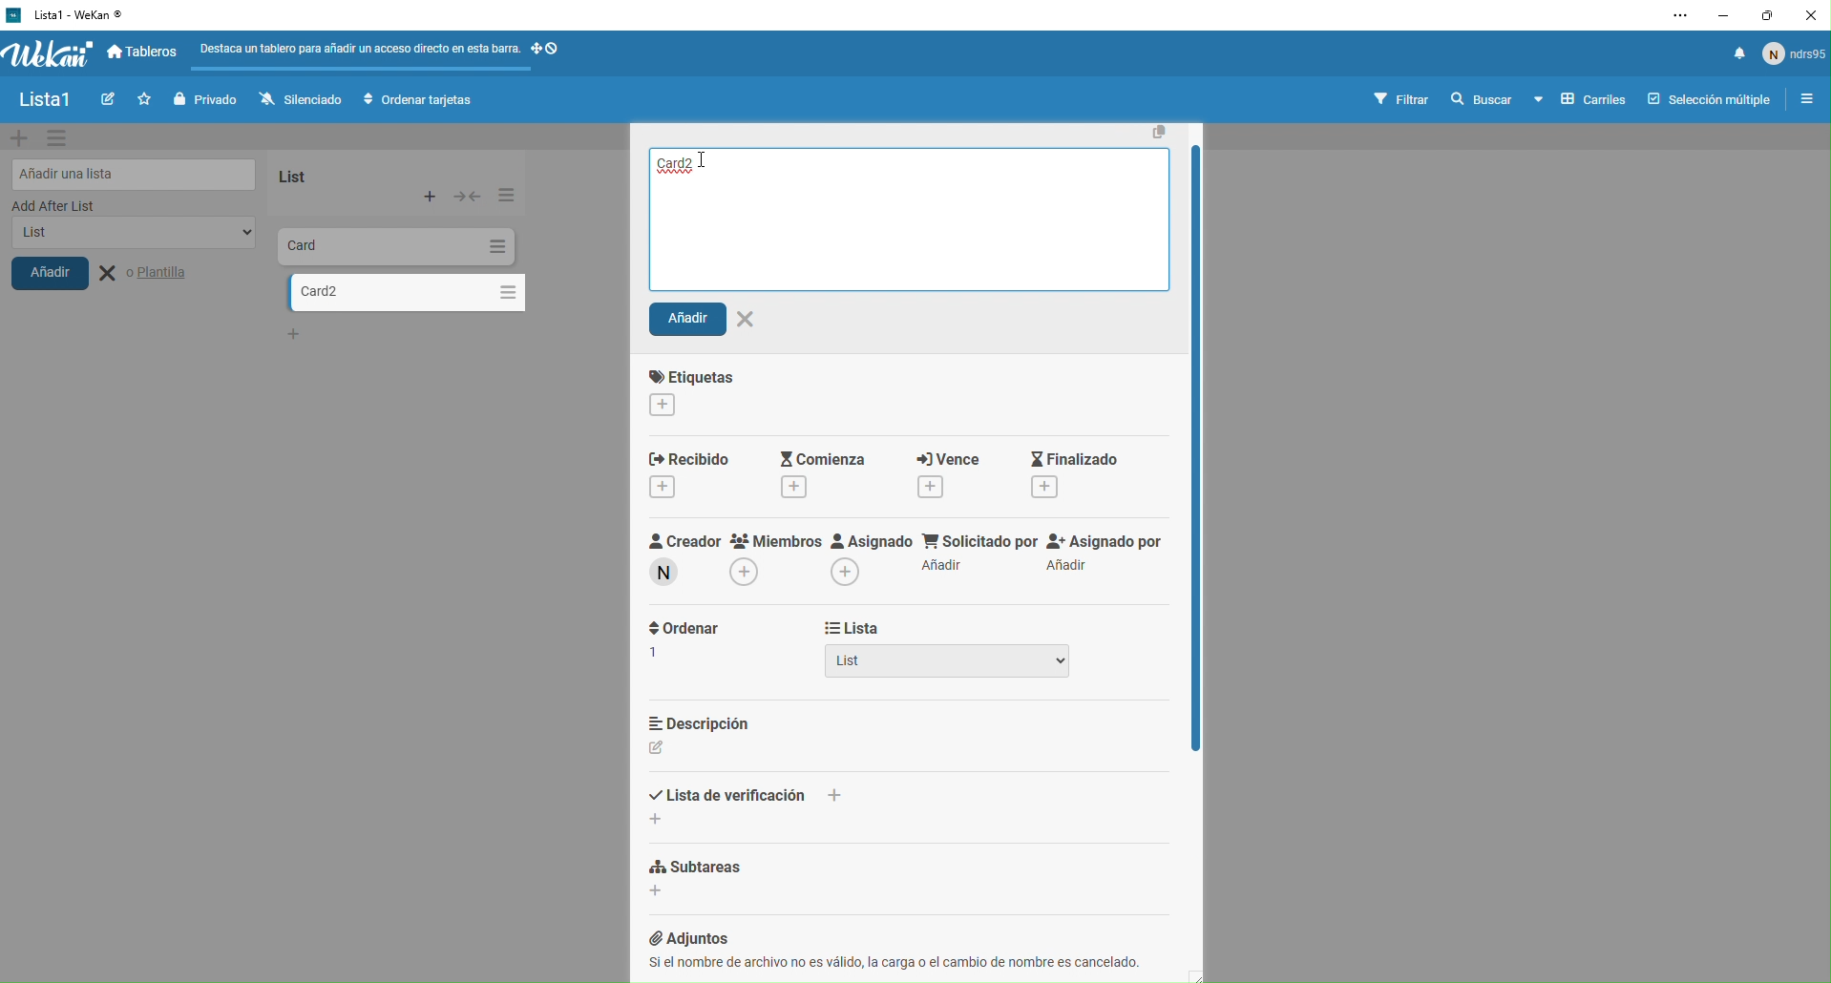 Image resolution: width=1831 pixels, height=983 pixels. What do you see at coordinates (44, 101) in the screenshot?
I see `lista1` at bounding box center [44, 101].